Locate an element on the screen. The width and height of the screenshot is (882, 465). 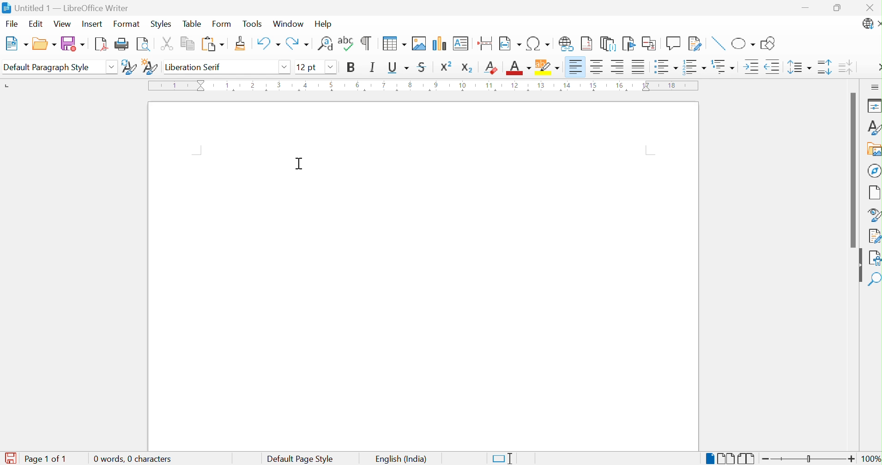
Navigator is located at coordinates (874, 170).